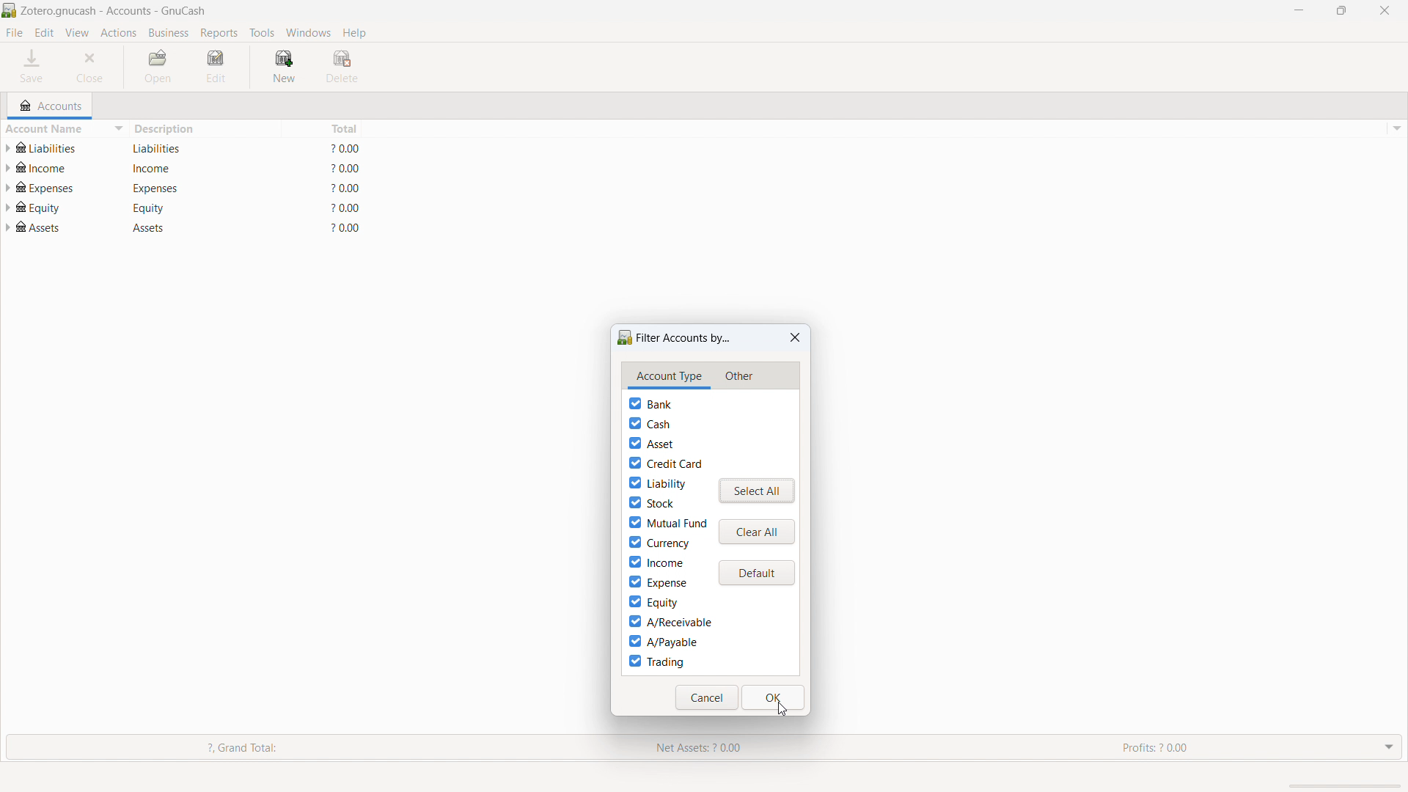 The image size is (1408, 792). What do you see at coordinates (1236, 747) in the screenshot?
I see `Profits: 2 0.00` at bounding box center [1236, 747].